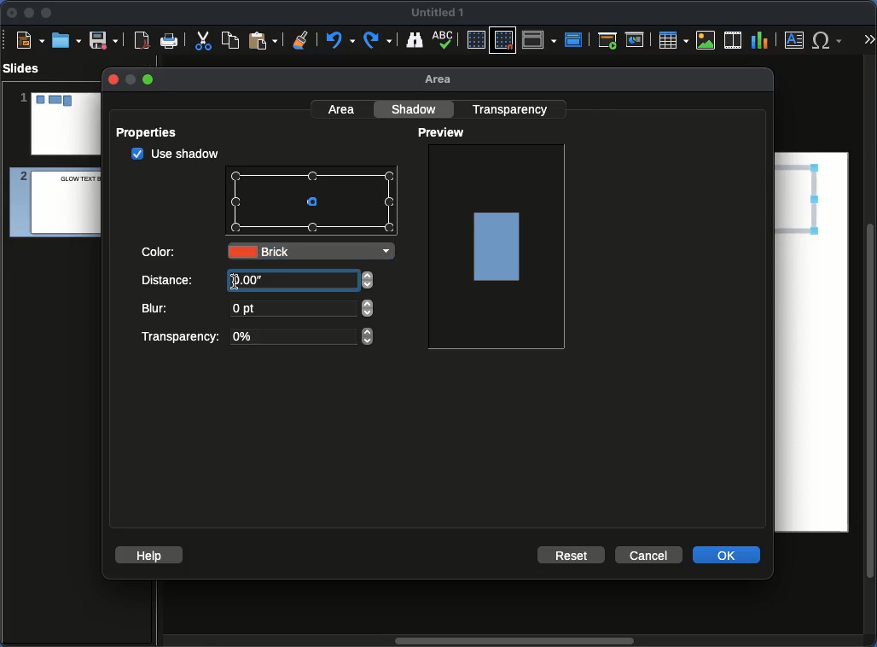  I want to click on New, so click(30, 39).